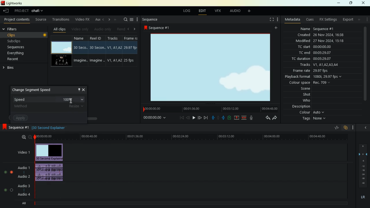 Image resolution: width=370 pixels, height=208 pixels. What do you see at coordinates (129, 29) in the screenshot?
I see `left` at bounding box center [129, 29].